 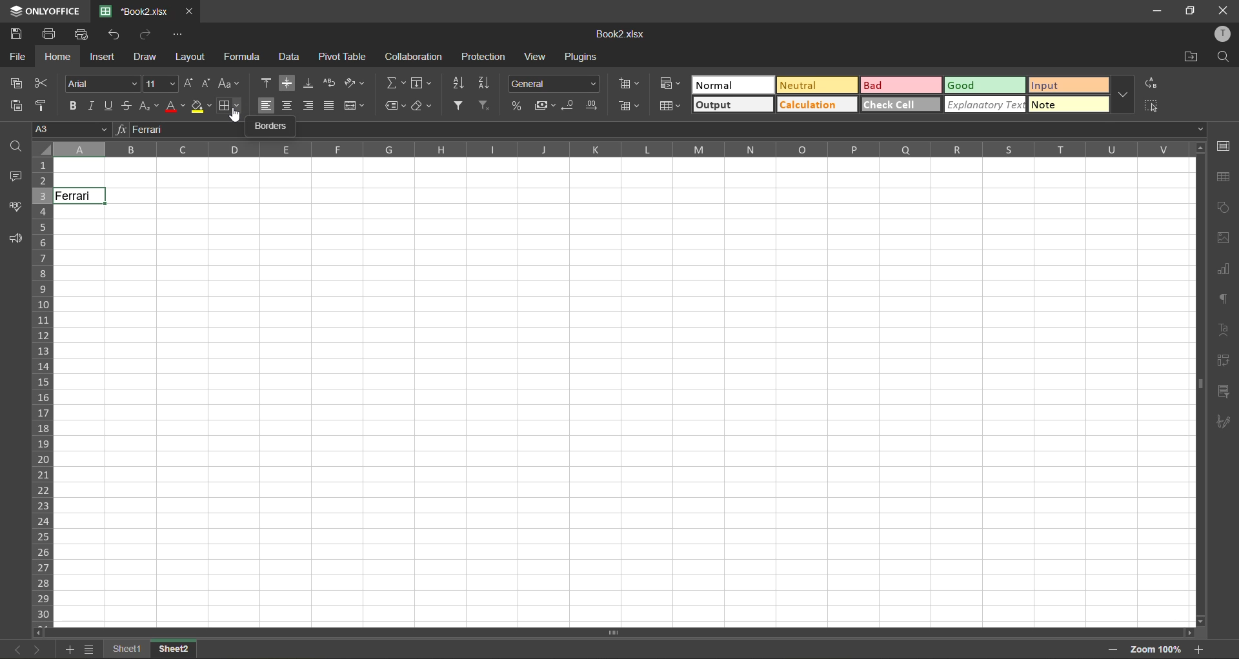 What do you see at coordinates (902, 85) in the screenshot?
I see `bad` at bounding box center [902, 85].